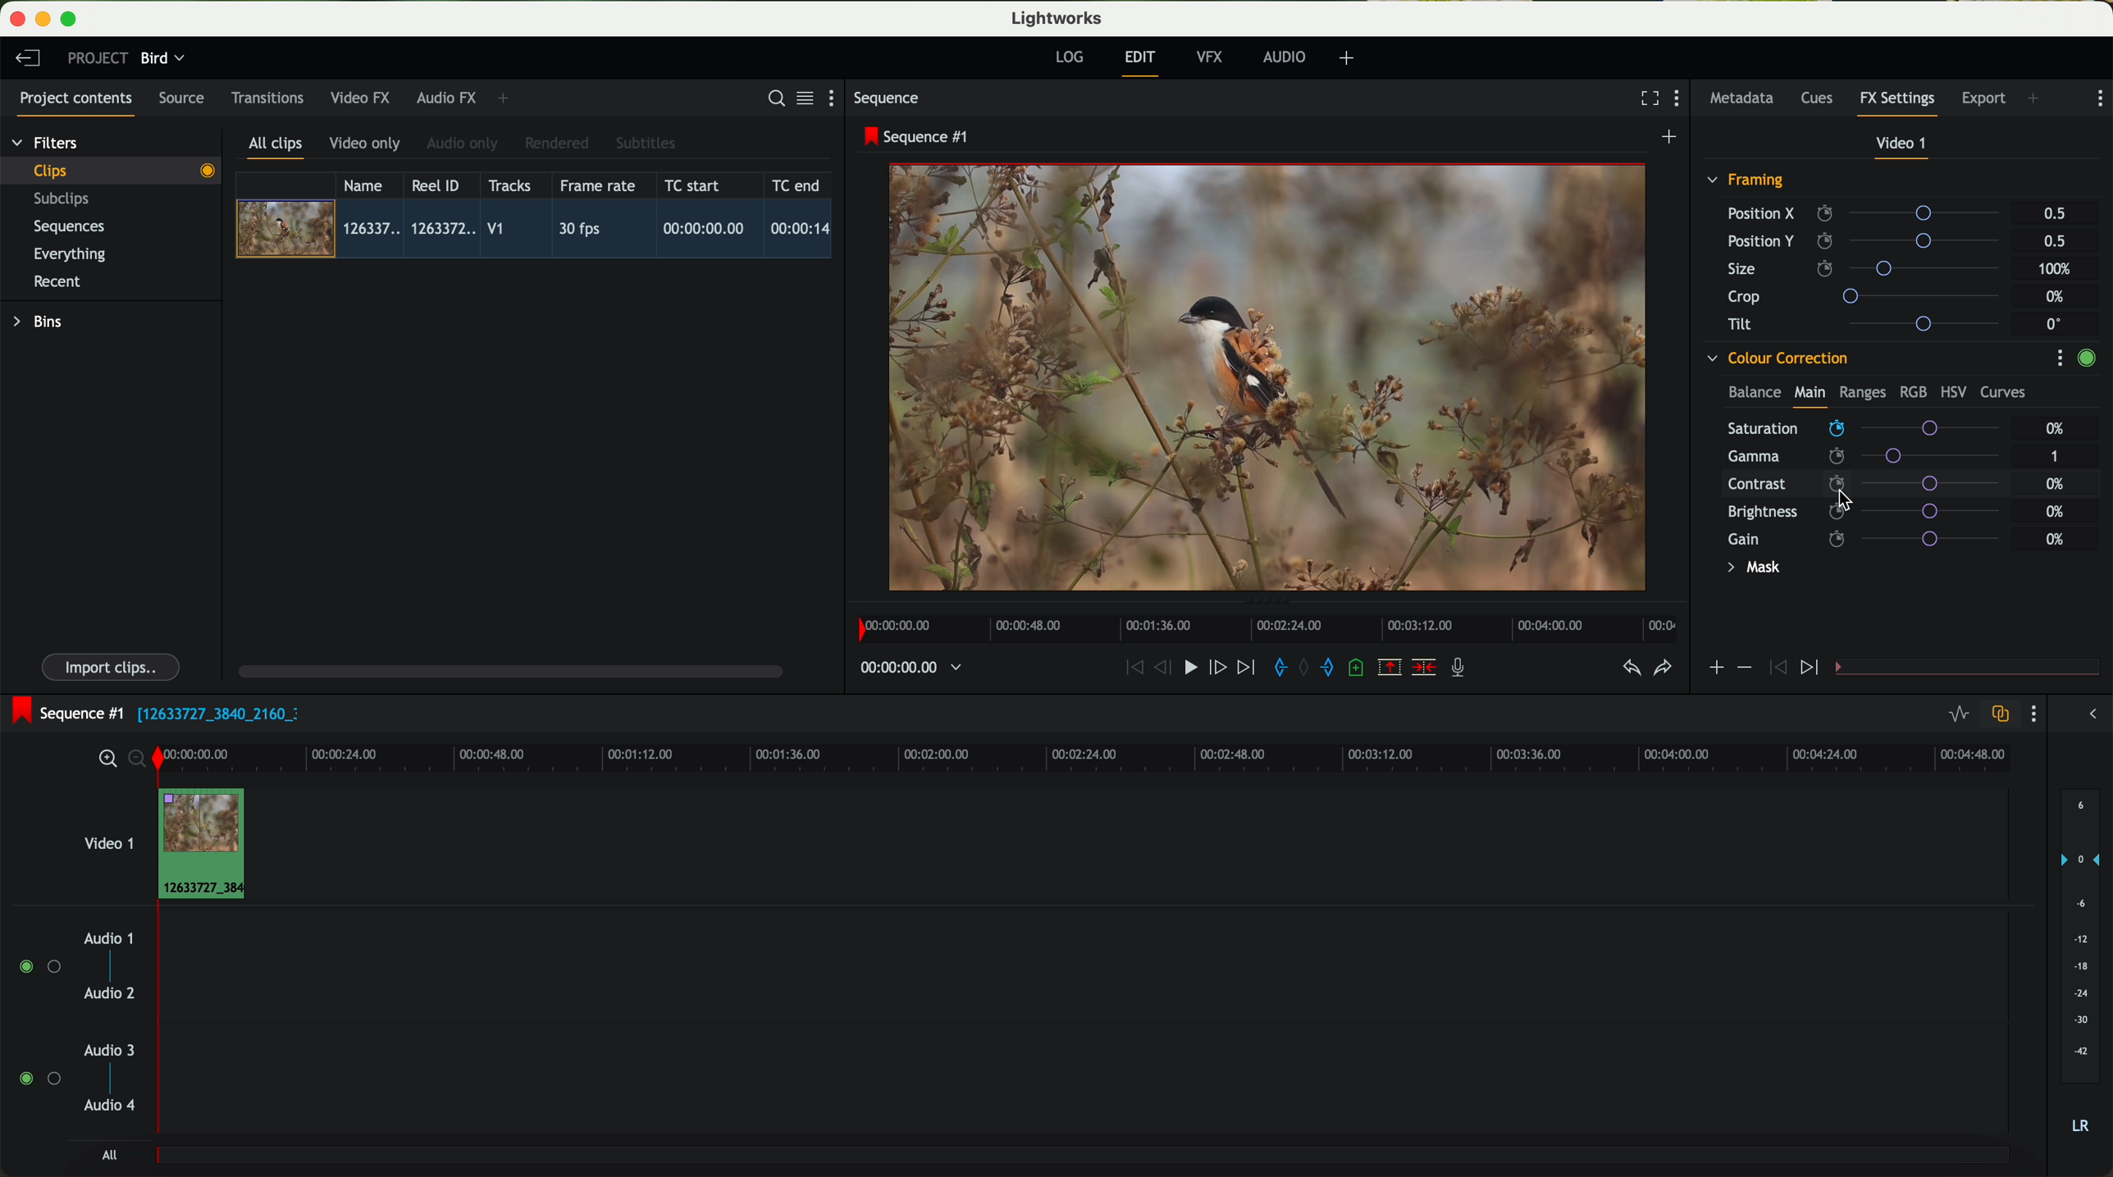  What do you see at coordinates (2056, 428) in the screenshot?
I see `0%` at bounding box center [2056, 428].